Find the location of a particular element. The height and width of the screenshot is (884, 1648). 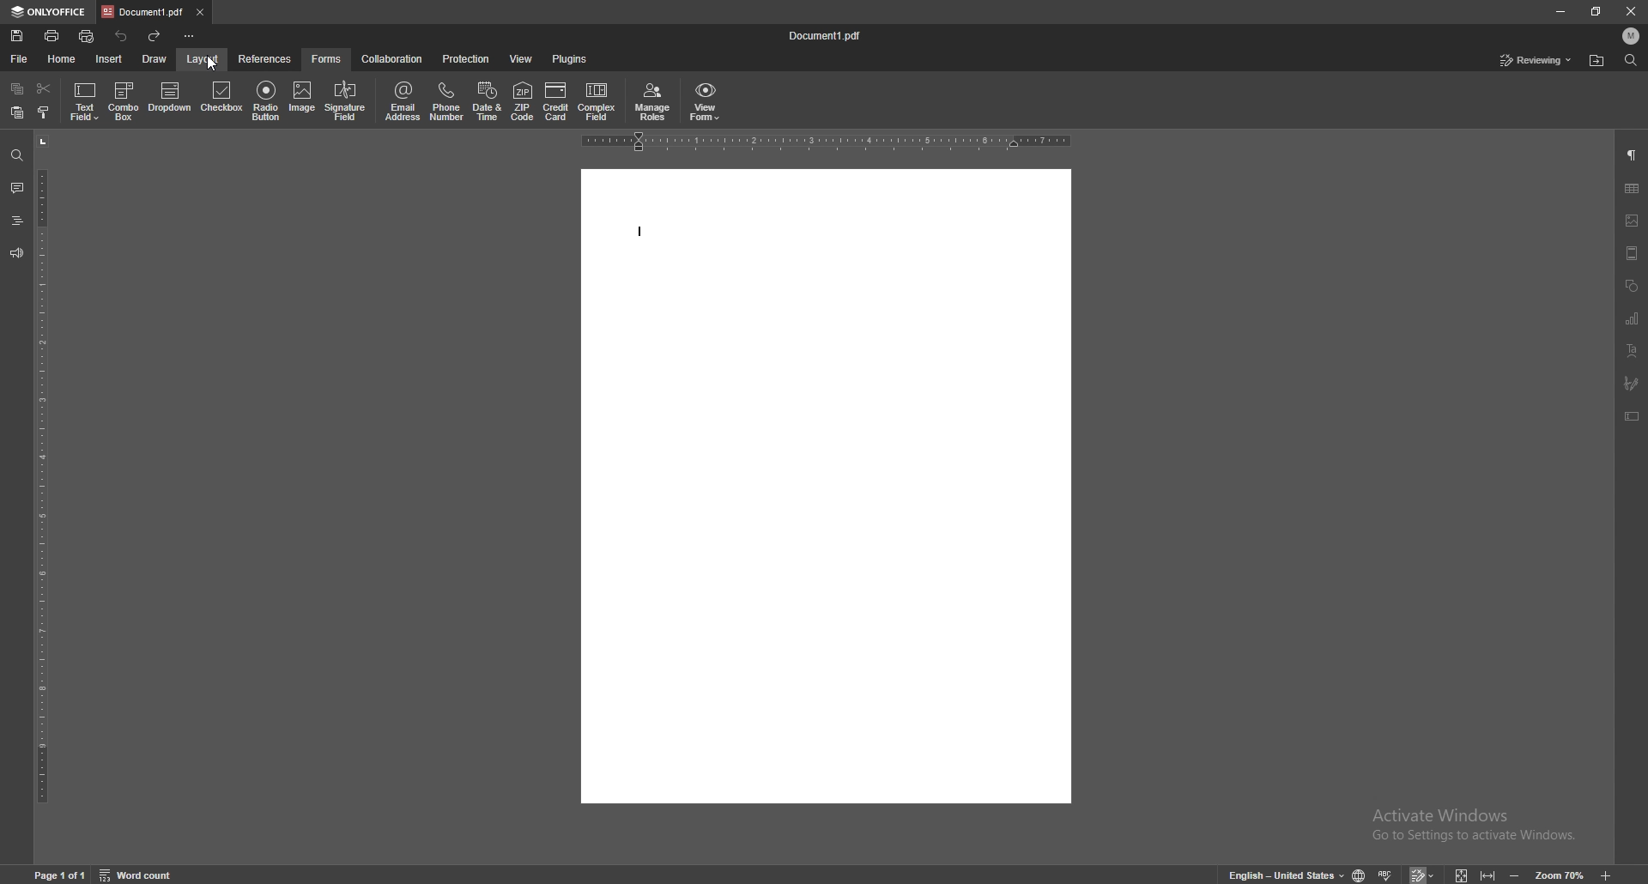

signature field is located at coordinates (346, 100).